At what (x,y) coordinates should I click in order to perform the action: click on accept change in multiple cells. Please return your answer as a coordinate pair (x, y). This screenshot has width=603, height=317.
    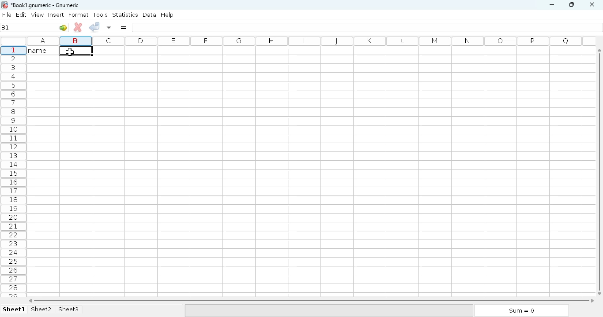
    Looking at the image, I should click on (109, 27).